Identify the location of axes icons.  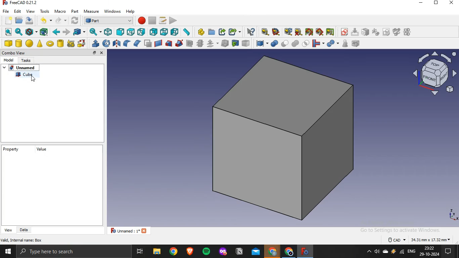
(453, 214).